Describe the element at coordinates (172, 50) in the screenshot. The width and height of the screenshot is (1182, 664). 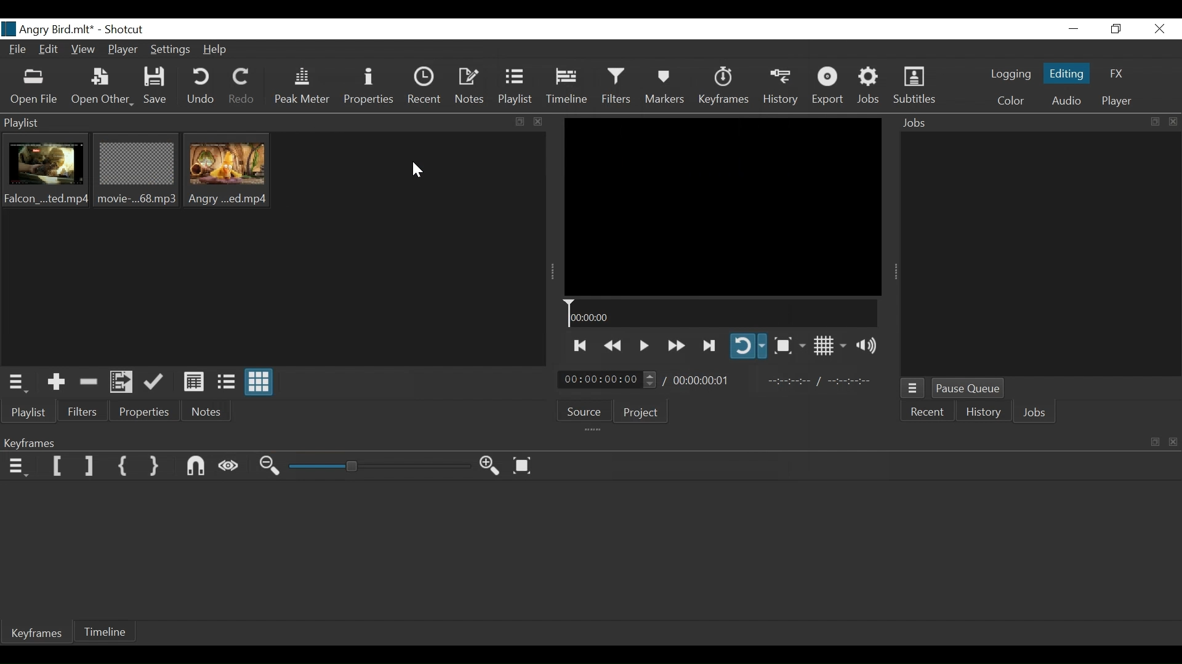
I see `Settings` at that location.